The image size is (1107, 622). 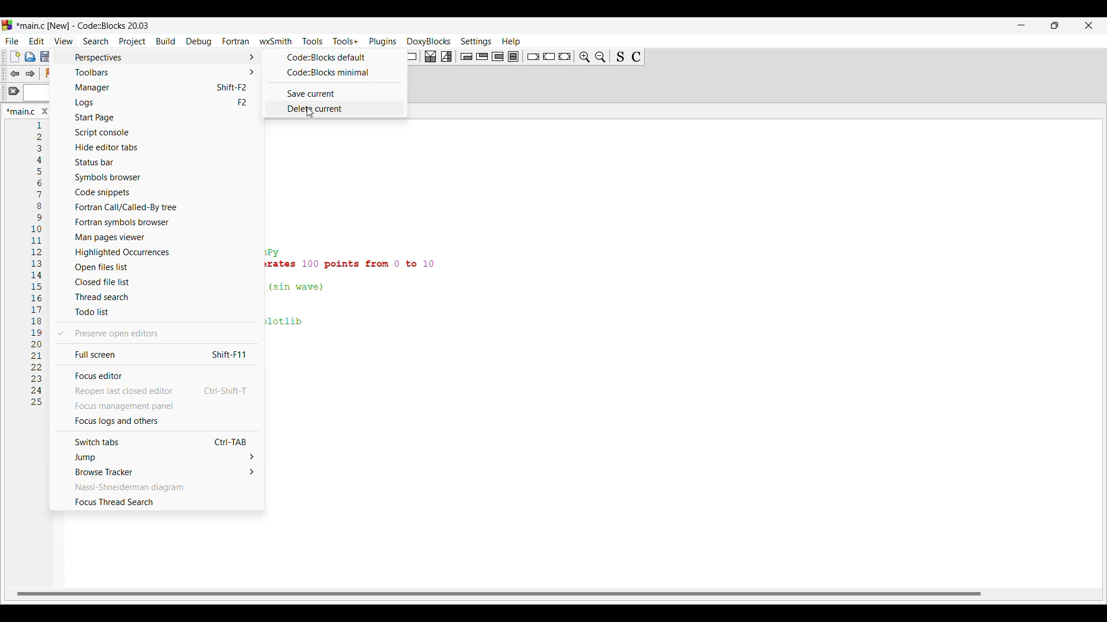 What do you see at coordinates (157, 421) in the screenshot?
I see `Focus logs and others` at bounding box center [157, 421].